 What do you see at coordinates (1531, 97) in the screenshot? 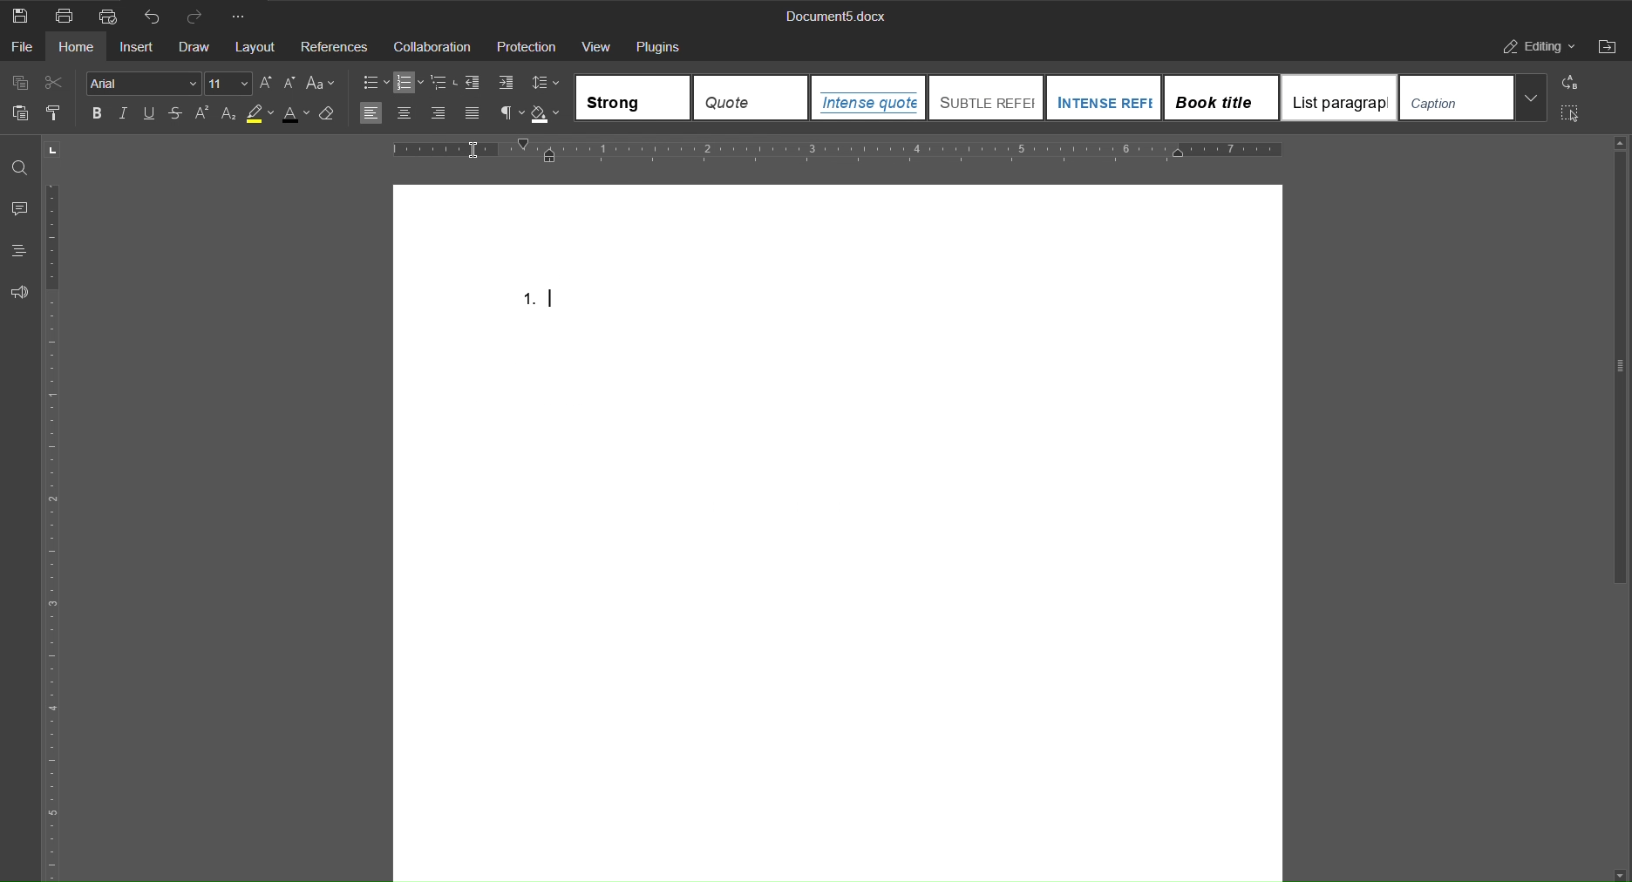
I see `More templates` at bounding box center [1531, 97].